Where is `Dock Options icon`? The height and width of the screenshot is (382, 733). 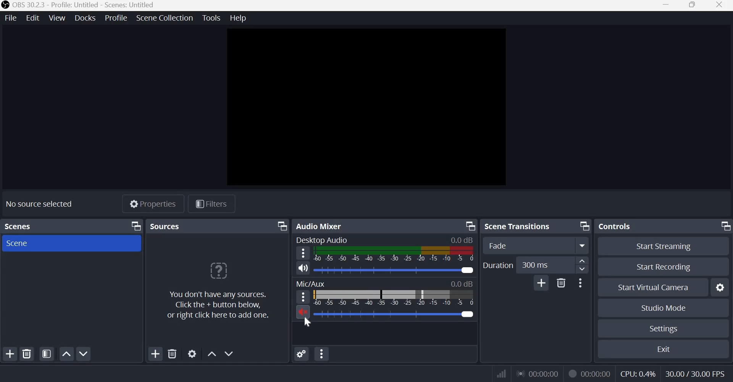 Dock Options icon is located at coordinates (468, 226).